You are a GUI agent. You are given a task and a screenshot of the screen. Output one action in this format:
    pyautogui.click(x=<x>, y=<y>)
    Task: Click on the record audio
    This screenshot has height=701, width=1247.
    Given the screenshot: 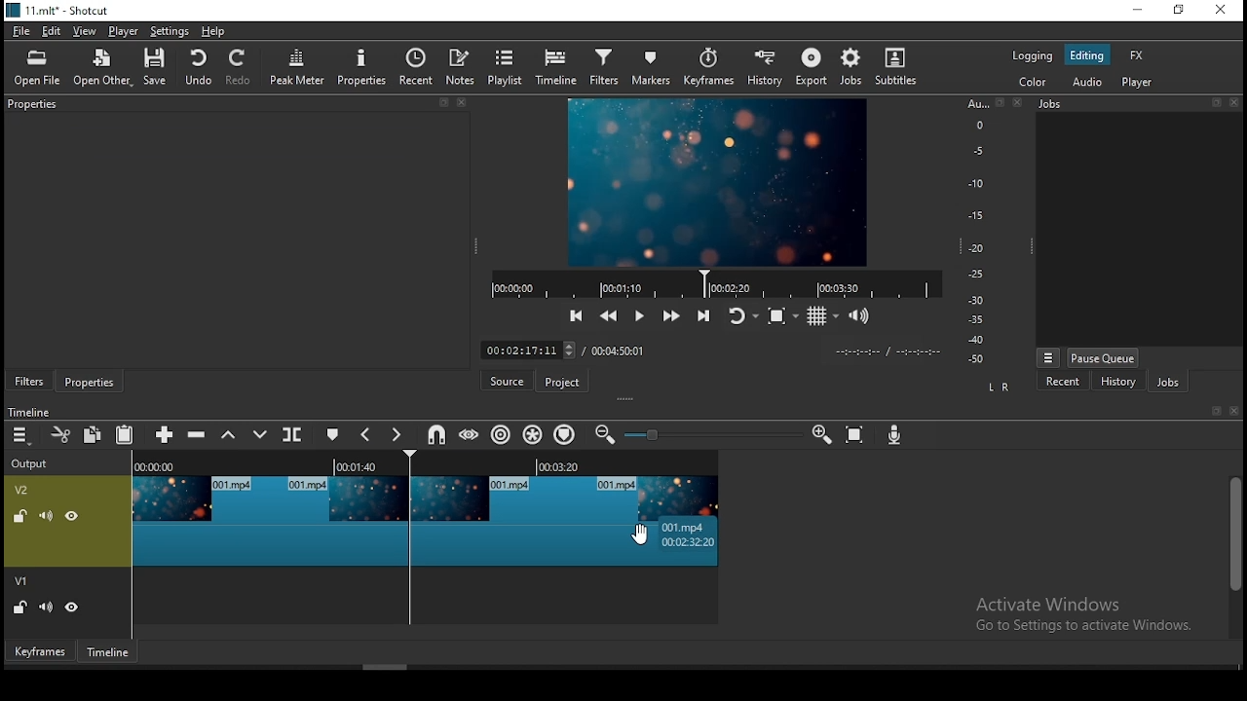 What is the action you would take?
    pyautogui.click(x=896, y=436)
    